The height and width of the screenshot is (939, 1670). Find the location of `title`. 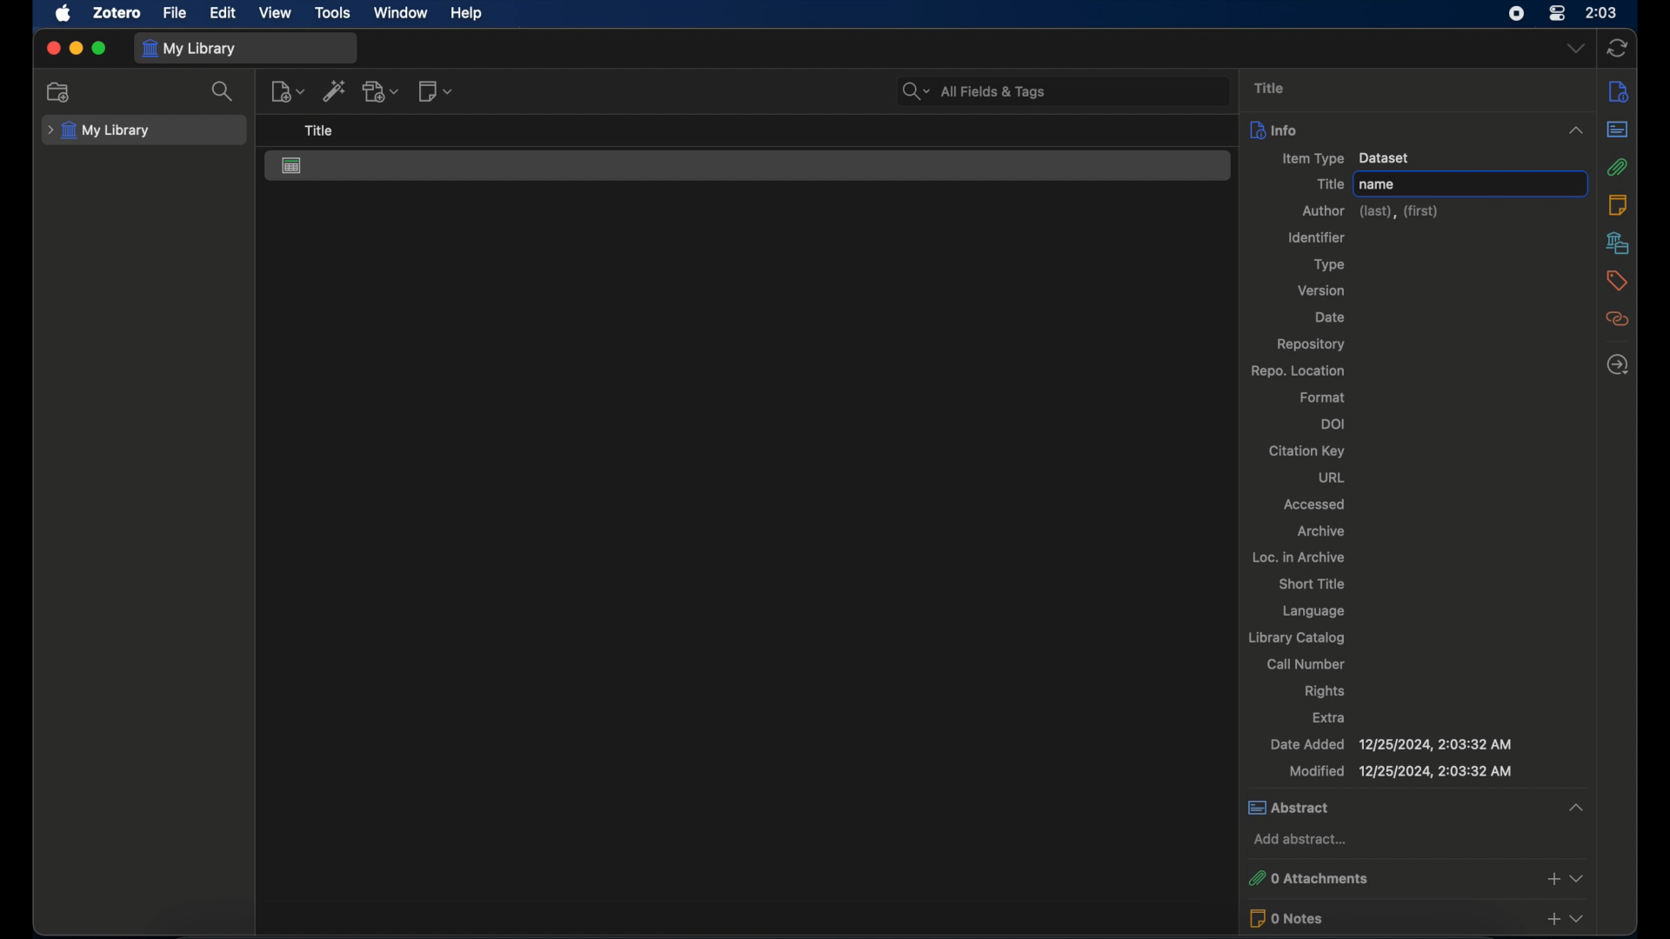

title is located at coordinates (1330, 184).